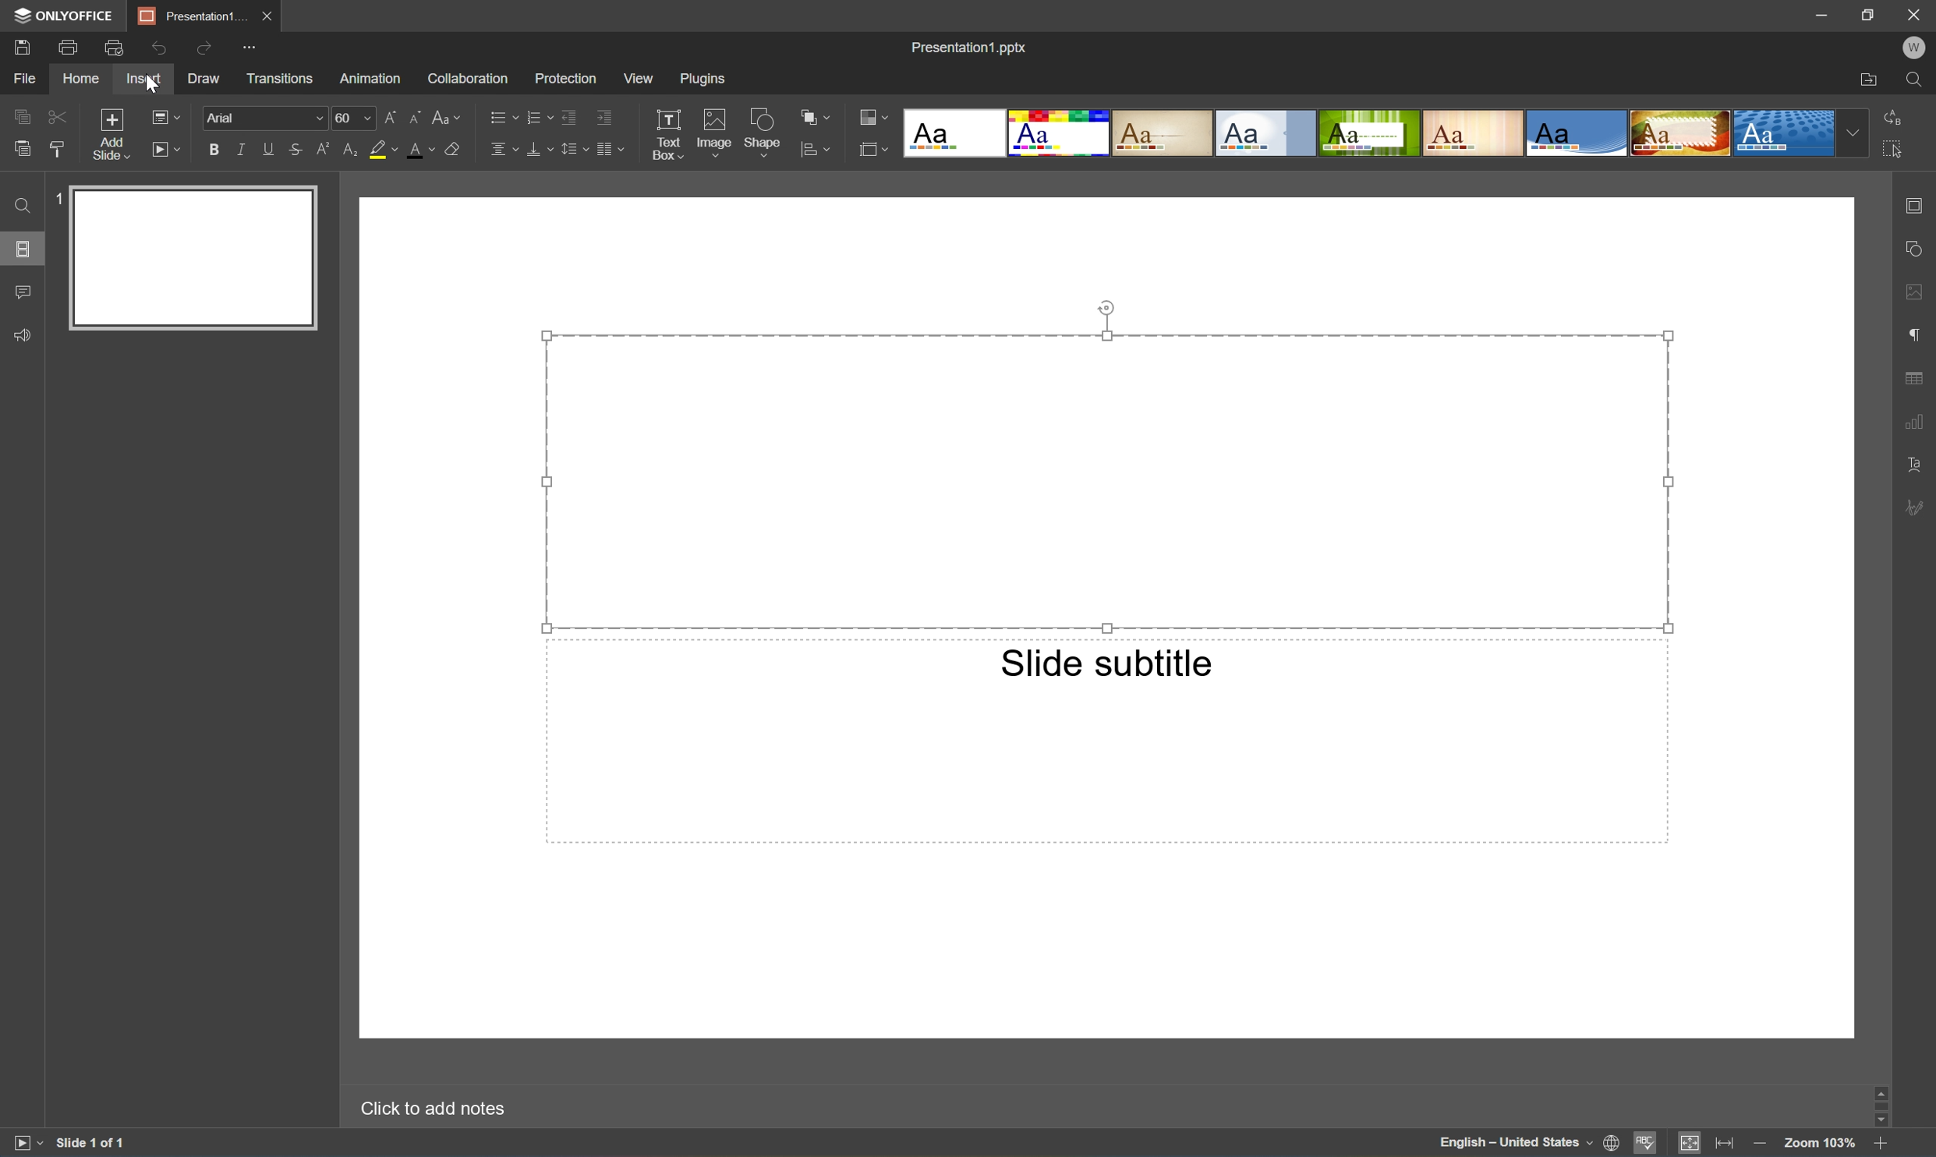  Describe the element at coordinates (1368, 133) in the screenshot. I see `Type of slides` at that location.